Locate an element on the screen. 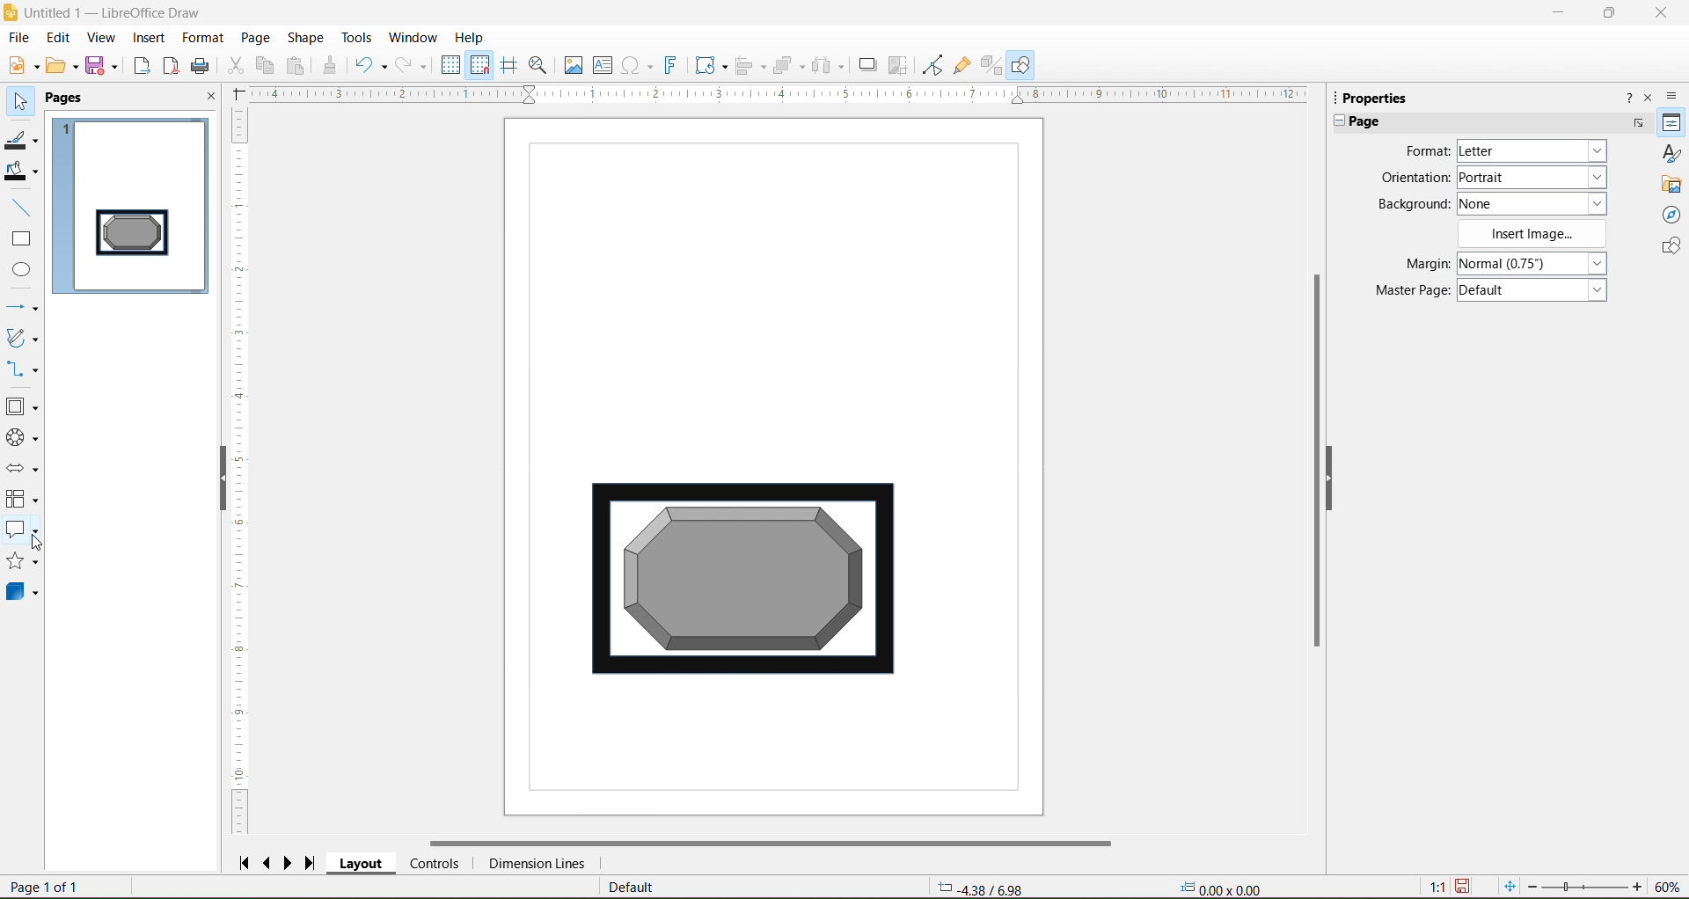  Help is located at coordinates (470, 37).